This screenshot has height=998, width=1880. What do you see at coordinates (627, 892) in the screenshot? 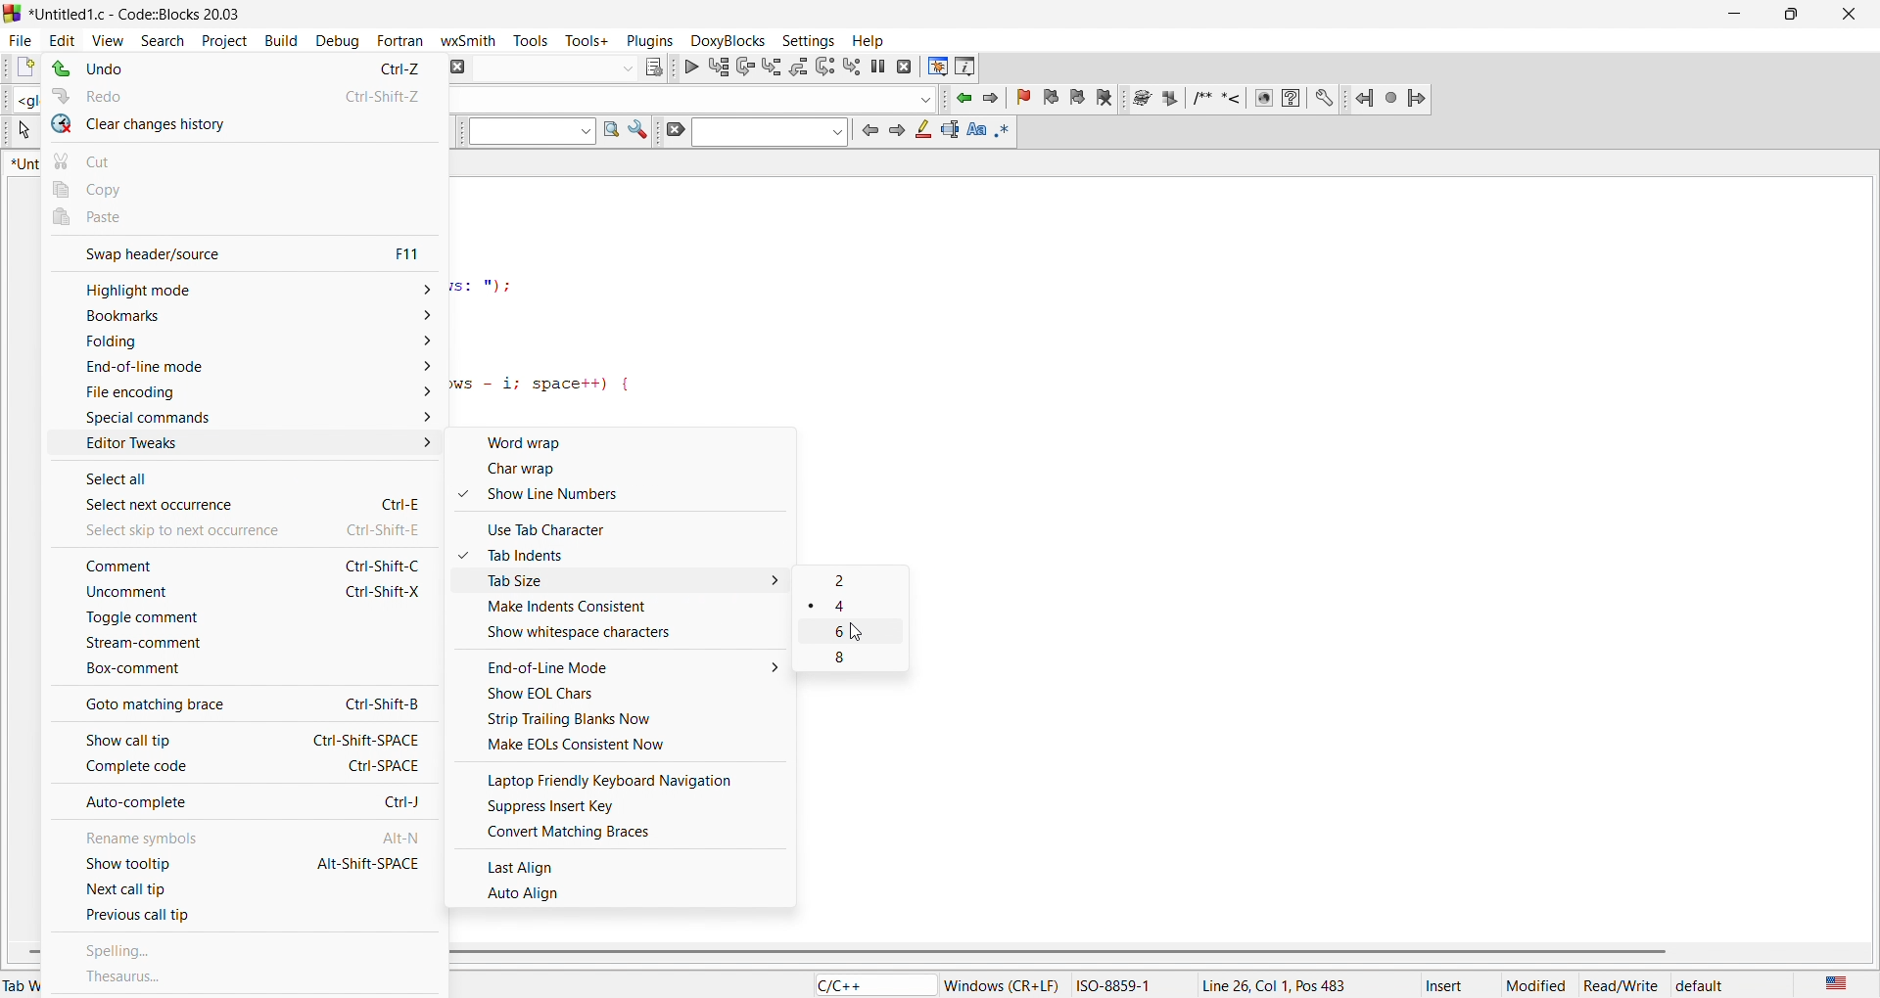
I see `auto align` at bounding box center [627, 892].